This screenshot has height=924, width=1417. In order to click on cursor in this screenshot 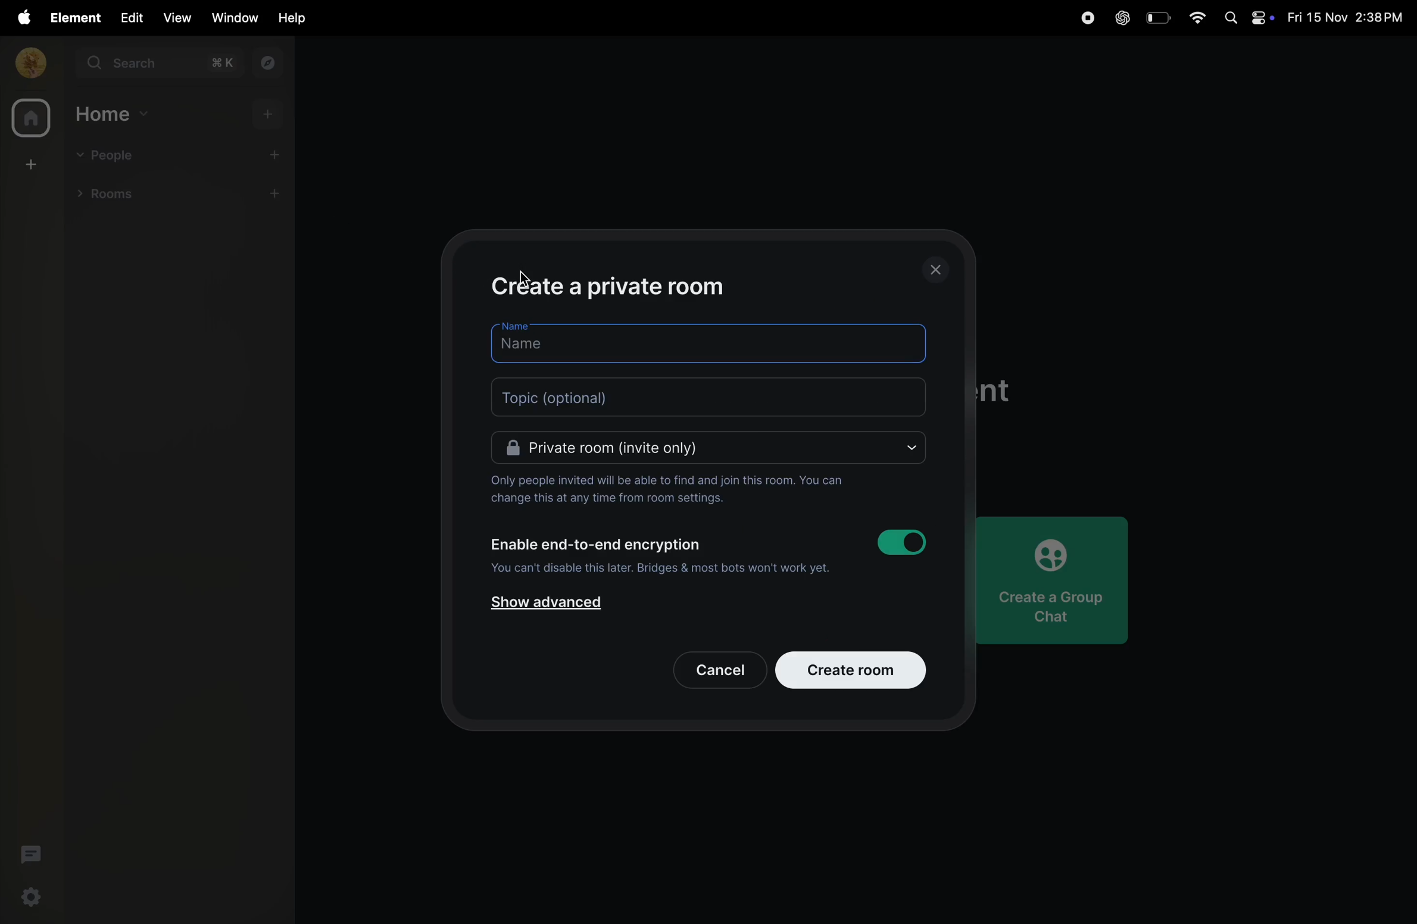, I will do `click(526, 277)`.